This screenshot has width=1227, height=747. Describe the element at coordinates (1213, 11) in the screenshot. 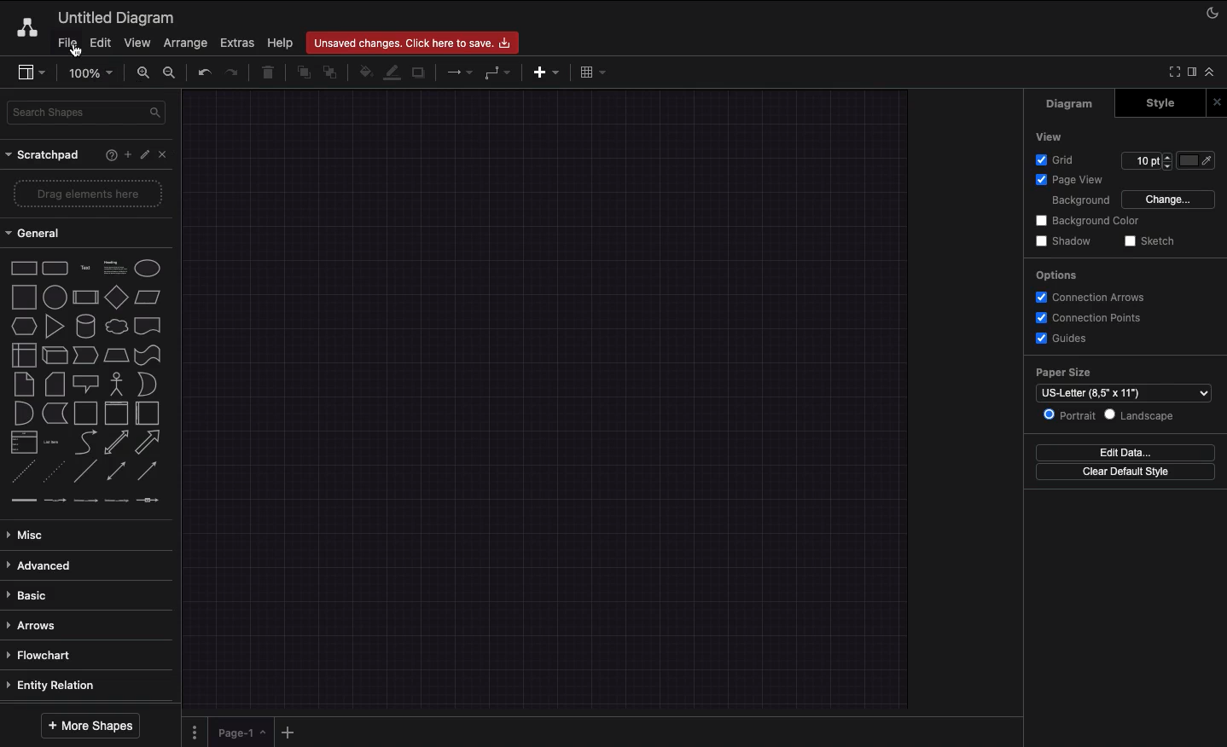

I see `Night mode ` at that location.